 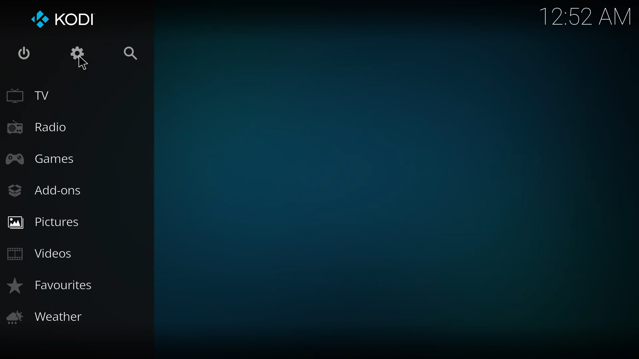 What do you see at coordinates (32, 96) in the screenshot?
I see `tv` at bounding box center [32, 96].